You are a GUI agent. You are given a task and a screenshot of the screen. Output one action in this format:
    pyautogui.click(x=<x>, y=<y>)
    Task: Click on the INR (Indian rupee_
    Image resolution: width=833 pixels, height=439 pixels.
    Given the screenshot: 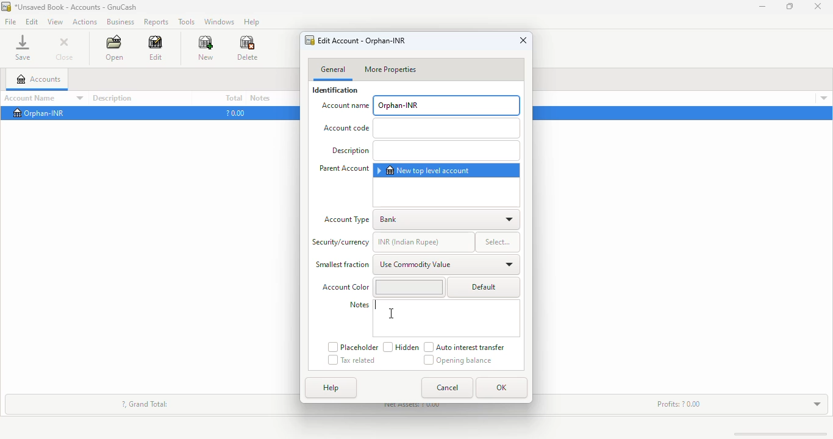 What is the action you would take?
    pyautogui.click(x=423, y=241)
    